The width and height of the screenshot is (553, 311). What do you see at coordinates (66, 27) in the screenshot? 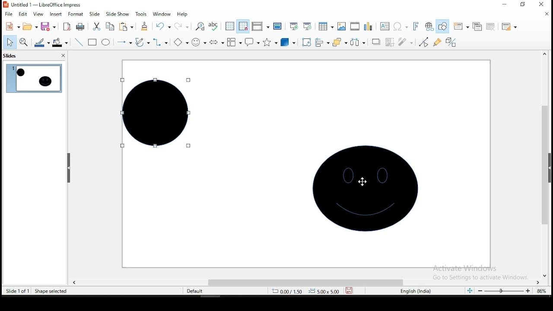
I see `export as PDF` at bounding box center [66, 27].